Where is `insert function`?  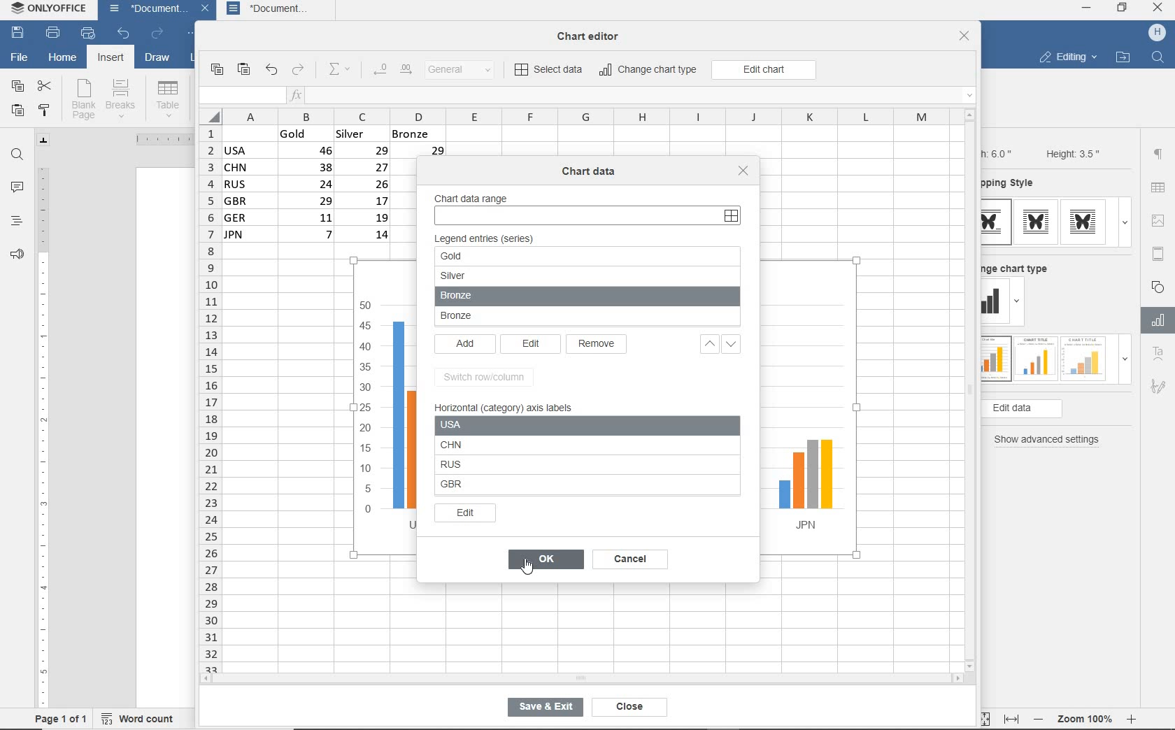
insert function is located at coordinates (633, 96).